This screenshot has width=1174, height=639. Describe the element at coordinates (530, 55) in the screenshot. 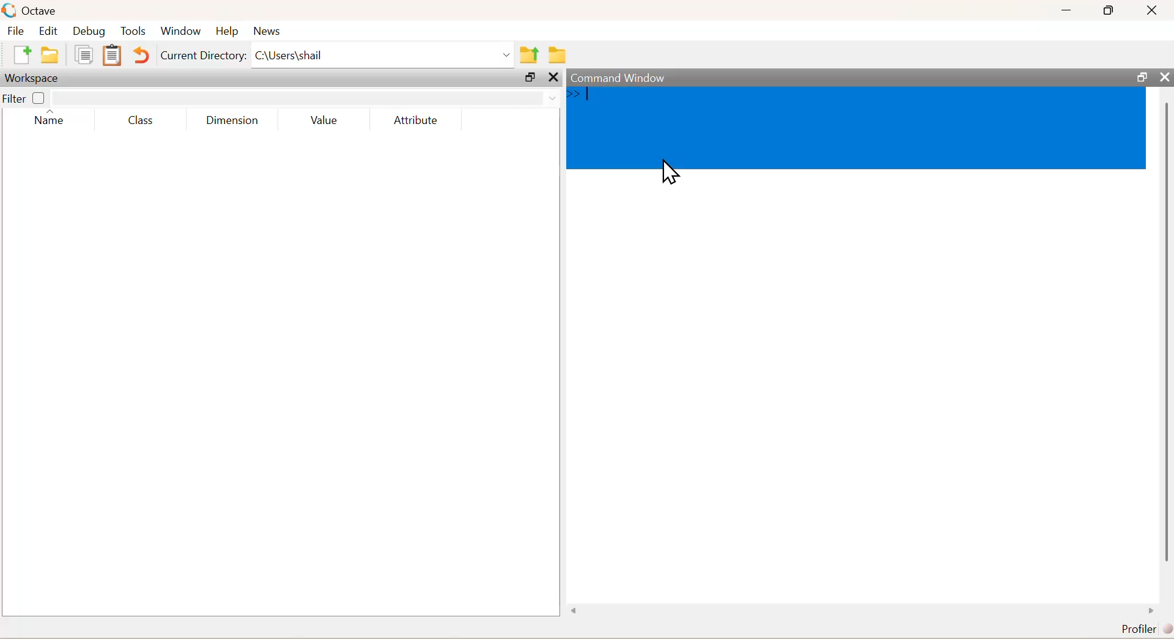

I see `share folder` at that location.